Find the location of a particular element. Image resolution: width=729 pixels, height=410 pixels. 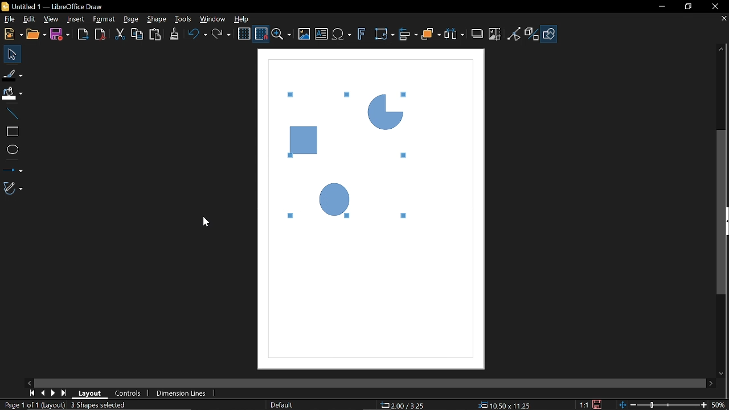

Fill color is located at coordinates (12, 93).